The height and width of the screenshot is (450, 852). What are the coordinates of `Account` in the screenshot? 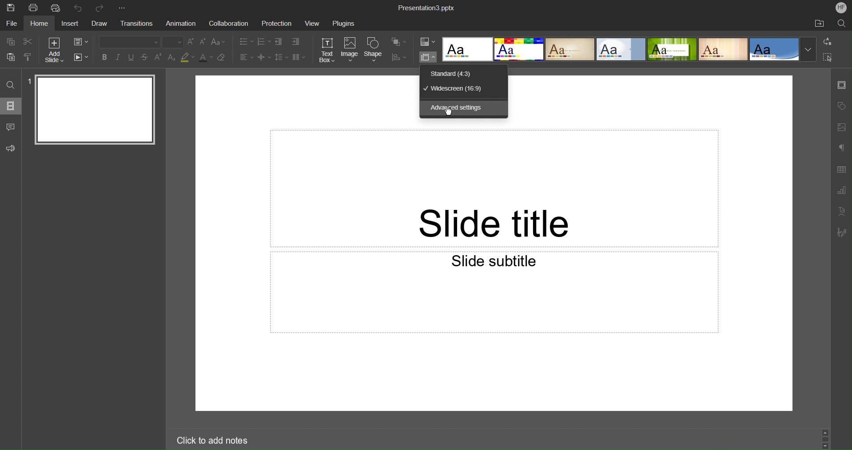 It's located at (841, 8).